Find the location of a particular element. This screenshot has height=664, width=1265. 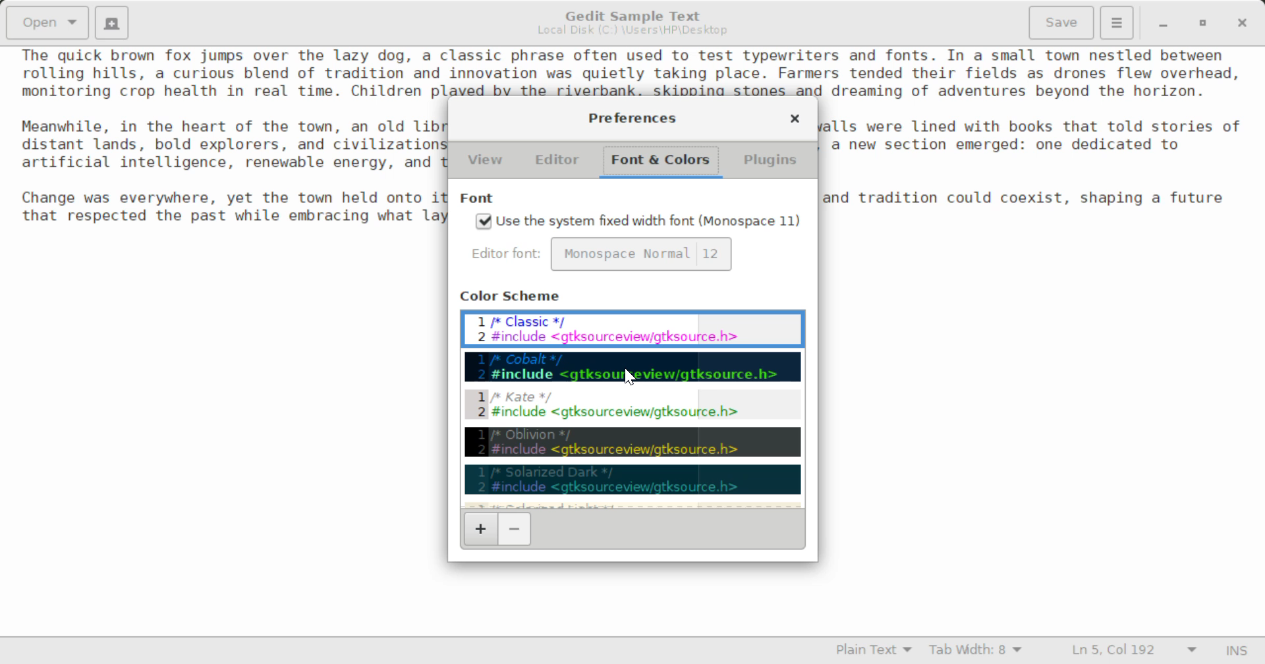

Monospace Normal 12 is located at coordinates (642, 254).